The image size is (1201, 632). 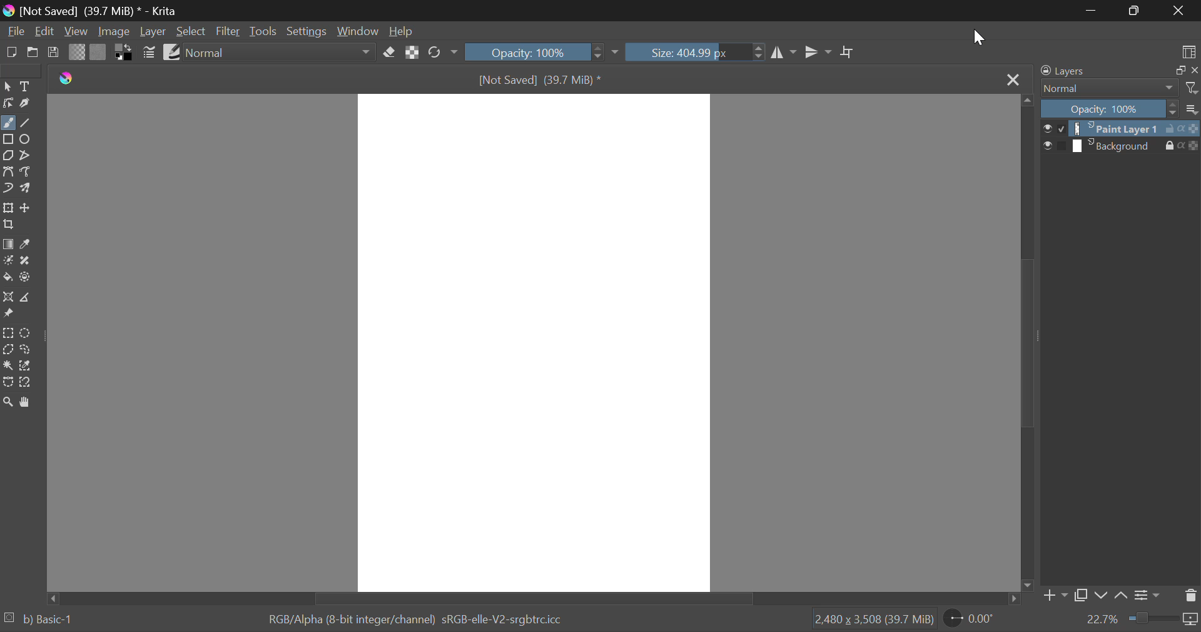 I want to click on Layer Settings, so click(x=1148, y=595).